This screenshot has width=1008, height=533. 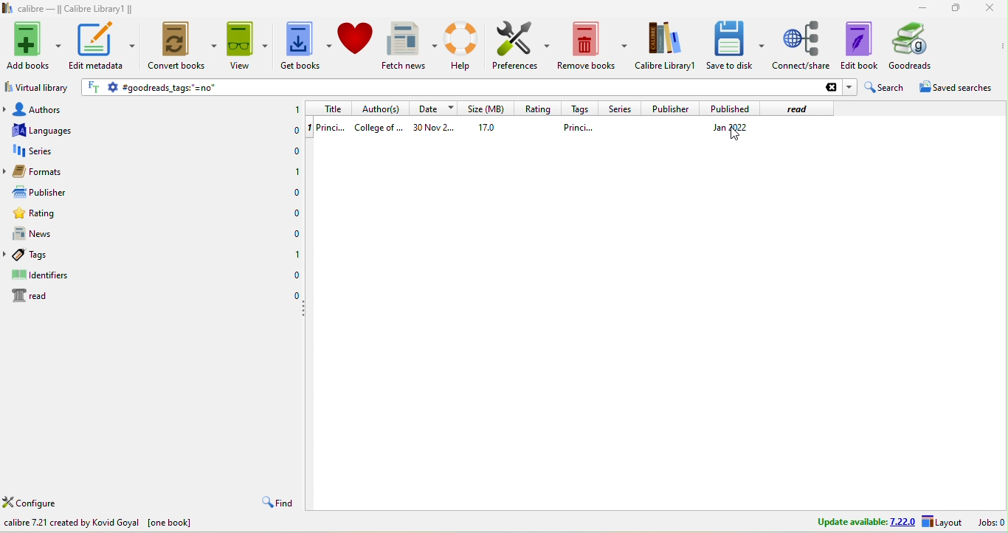 What do you see at coordinates (293, 151) in the screenshot?
I see `0` at bounding box center [293, 151].